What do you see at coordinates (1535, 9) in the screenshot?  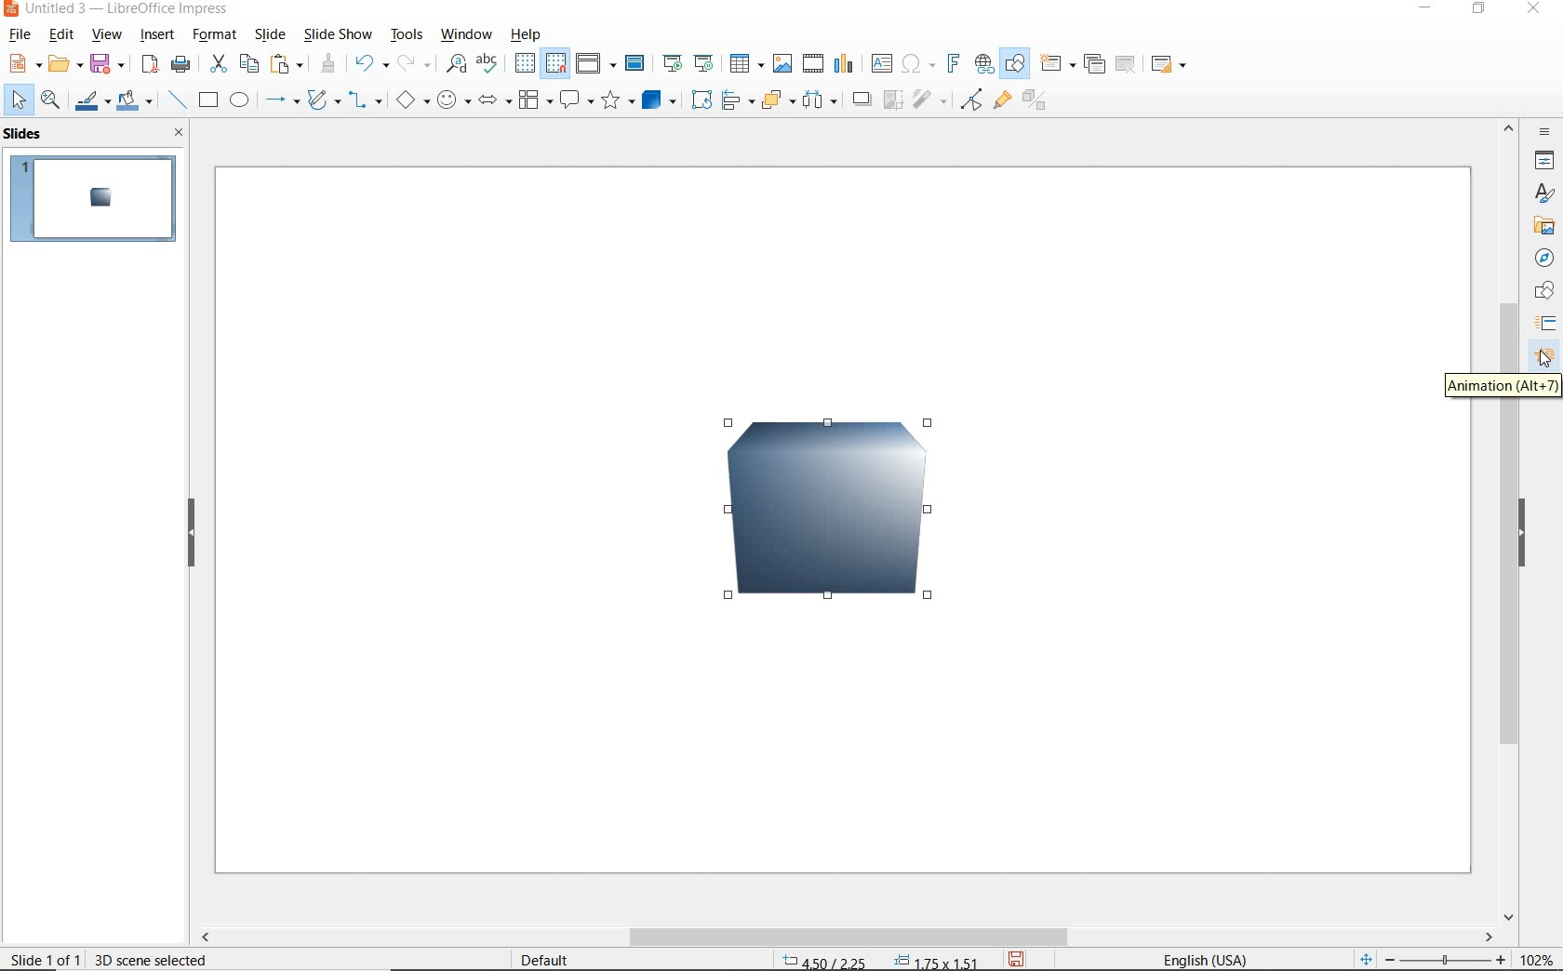 I see `CLOSE` at bounding box center [1535, 9].